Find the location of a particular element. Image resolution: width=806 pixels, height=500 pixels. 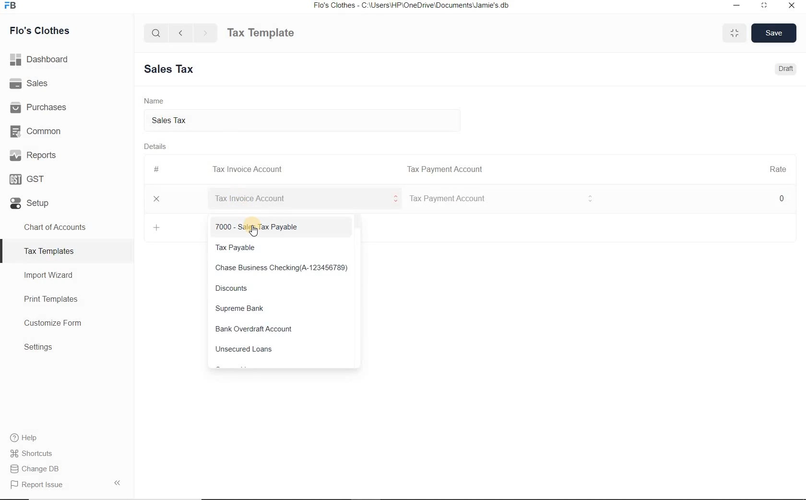

Shortcuts is located at coordinates (67, 454).